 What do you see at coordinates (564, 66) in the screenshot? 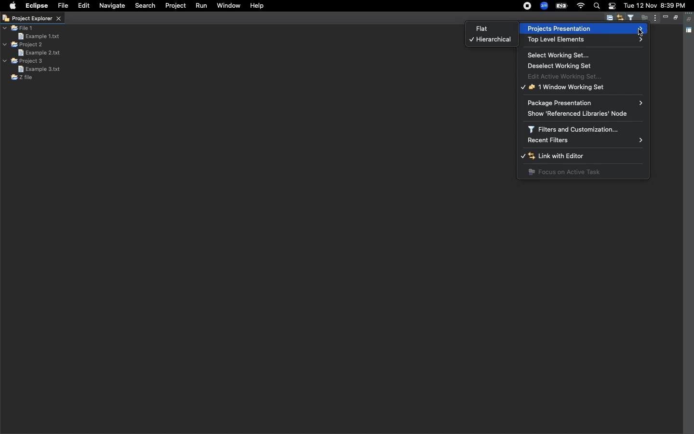
I see `Deselect working set` at bounding box center [564, 66].